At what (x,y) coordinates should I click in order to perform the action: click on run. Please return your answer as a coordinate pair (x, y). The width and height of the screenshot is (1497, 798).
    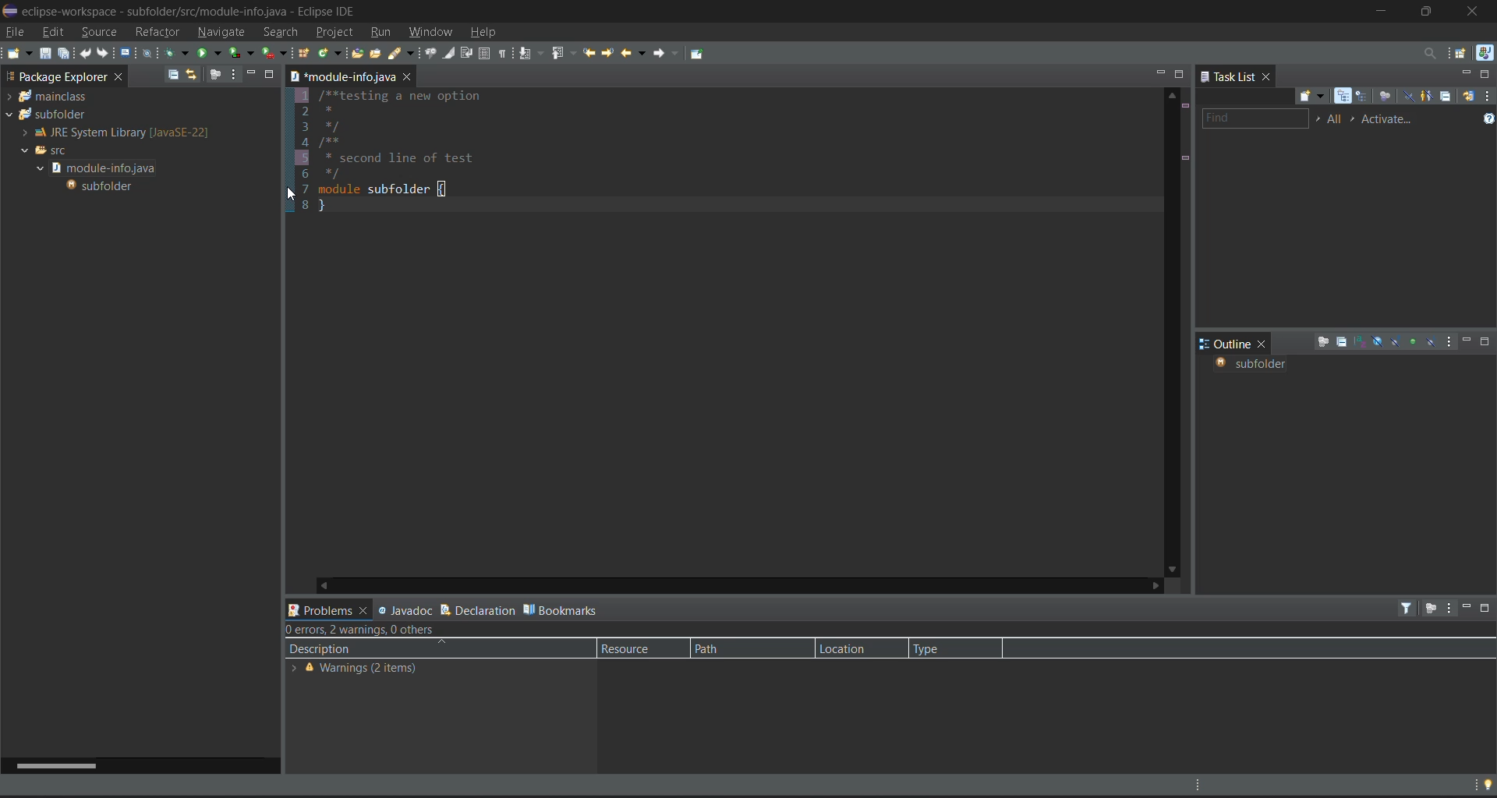
    Looking at the image, I should click on (211, 51).